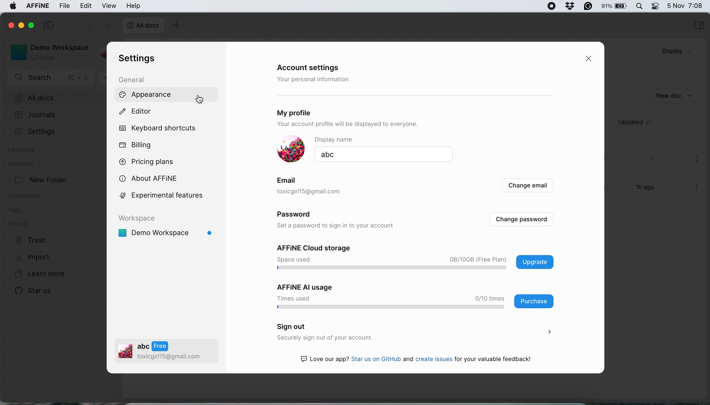 The image size is (710, 405). Describe the element at coordinates (475, 259) in the screenshot. I see `nNnR/10CER (Ero Dian)` at that location.